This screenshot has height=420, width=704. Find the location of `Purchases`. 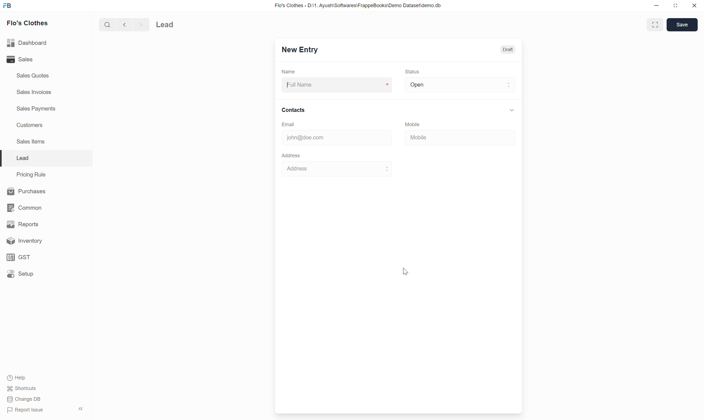

Purchases is located at coordinates (26, 191).